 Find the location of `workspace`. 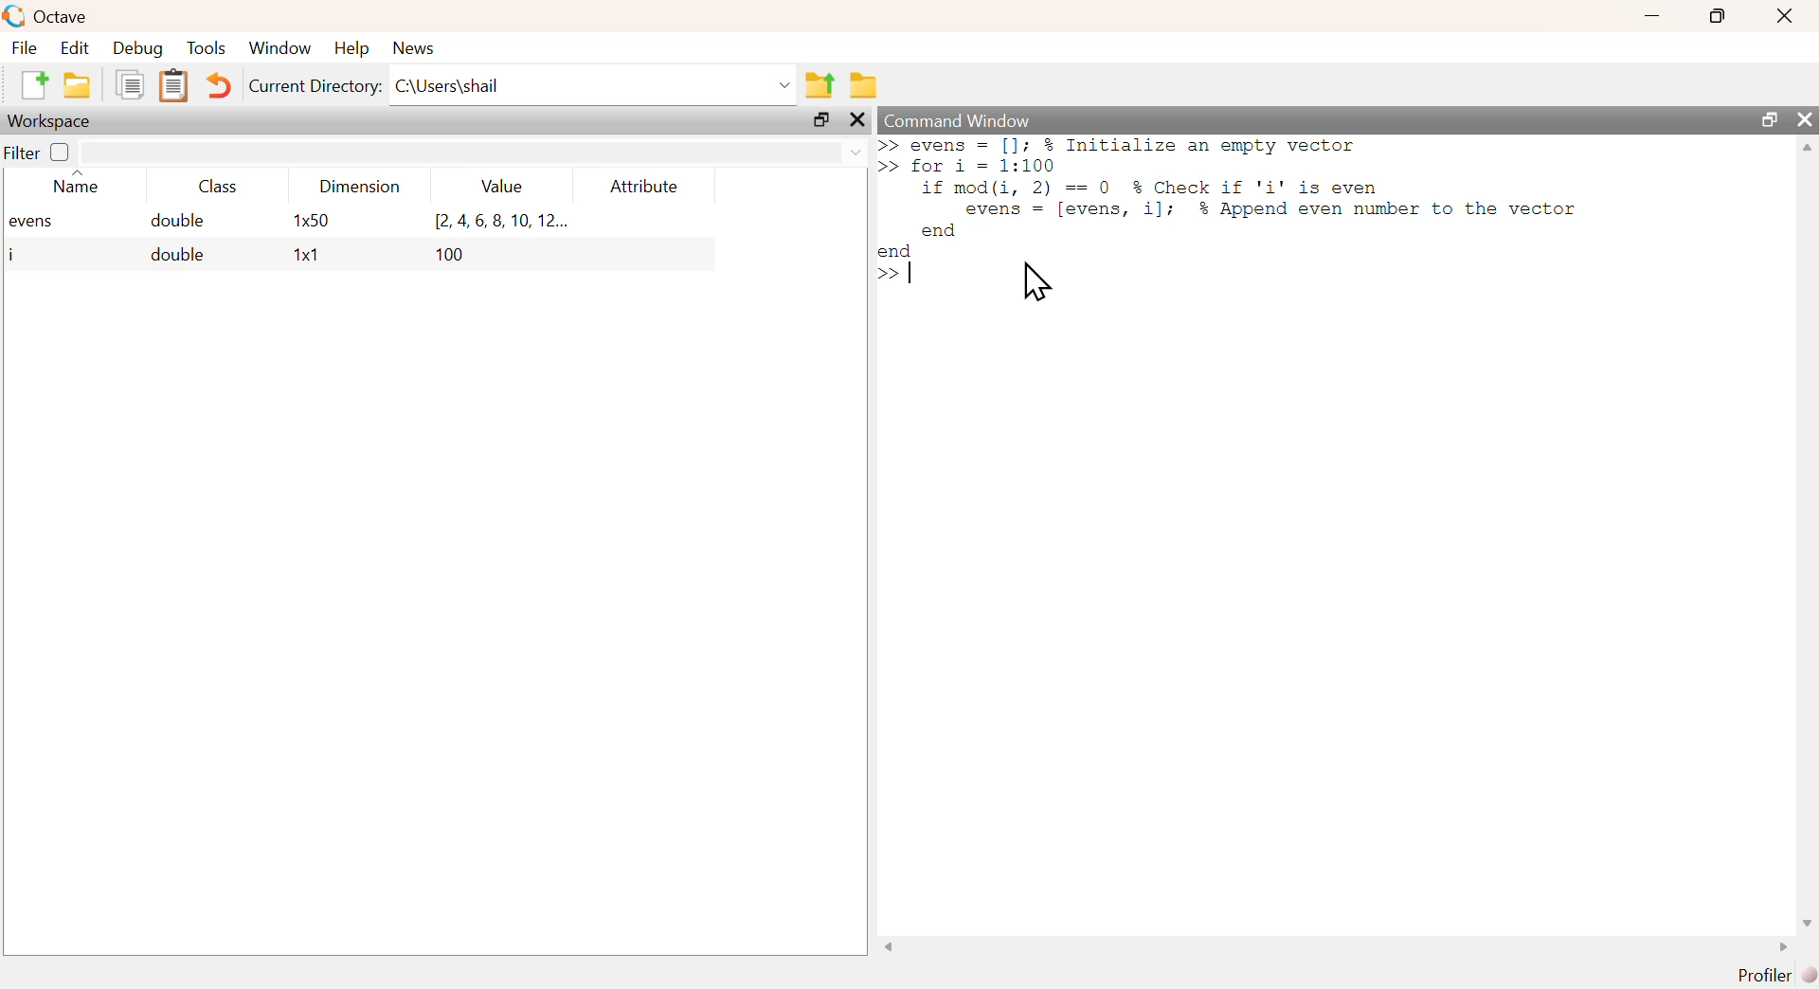

workspace is located at coordinates (54, 121).